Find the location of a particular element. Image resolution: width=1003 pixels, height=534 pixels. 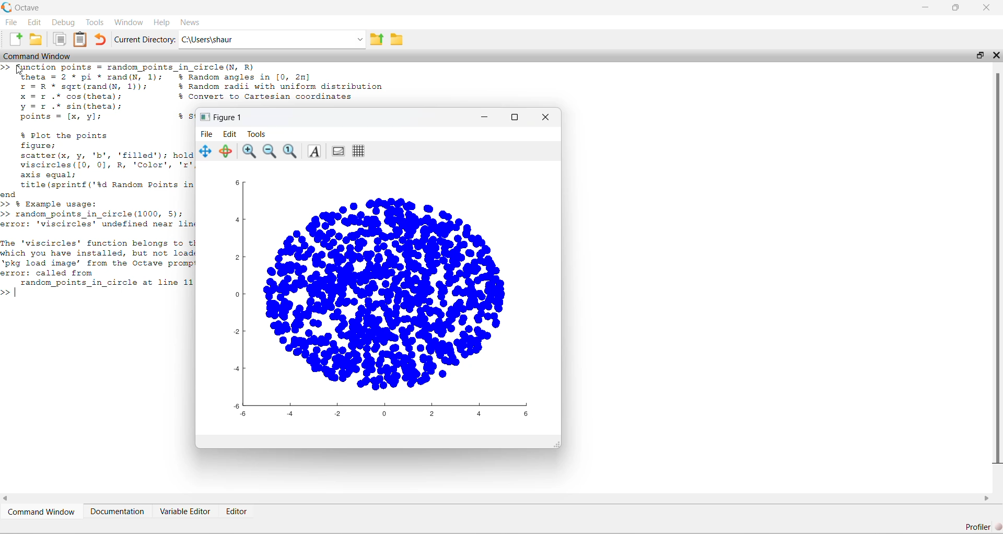

Paste is located at coordinates (80, 40).